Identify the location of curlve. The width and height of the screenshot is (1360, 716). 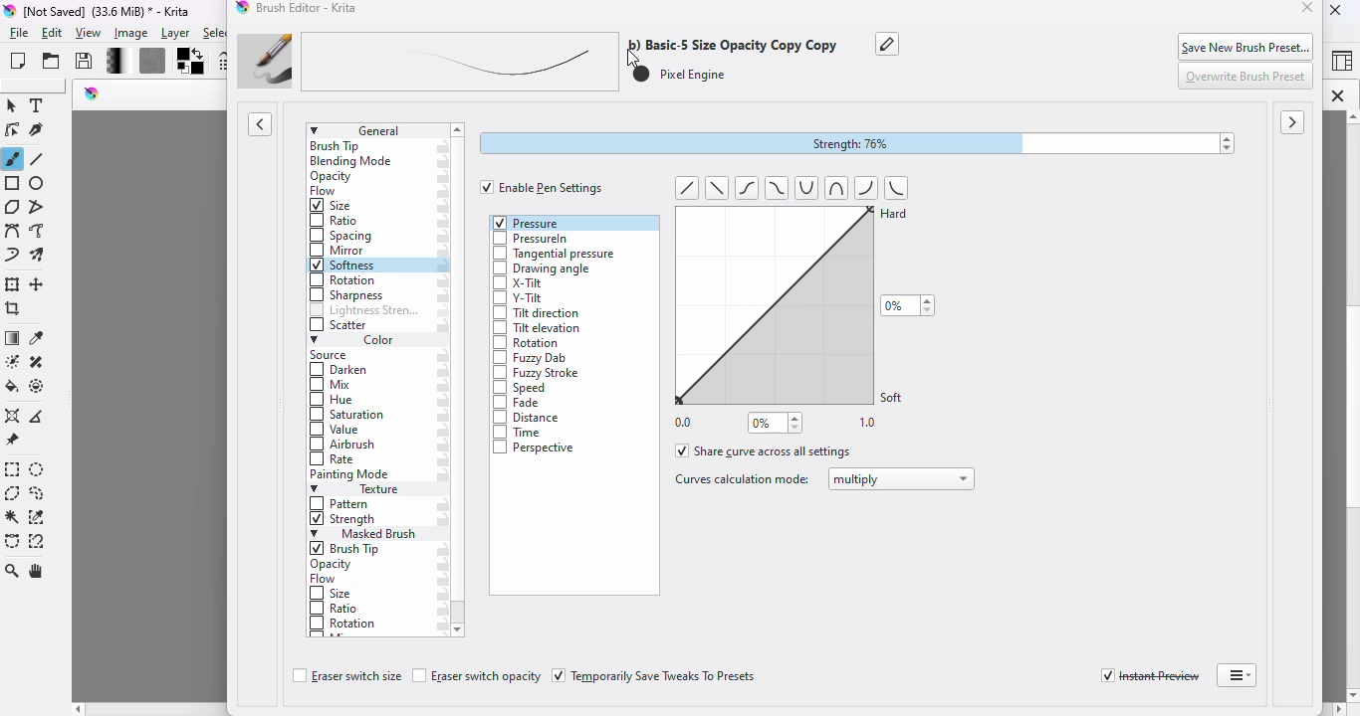
(832, 187).